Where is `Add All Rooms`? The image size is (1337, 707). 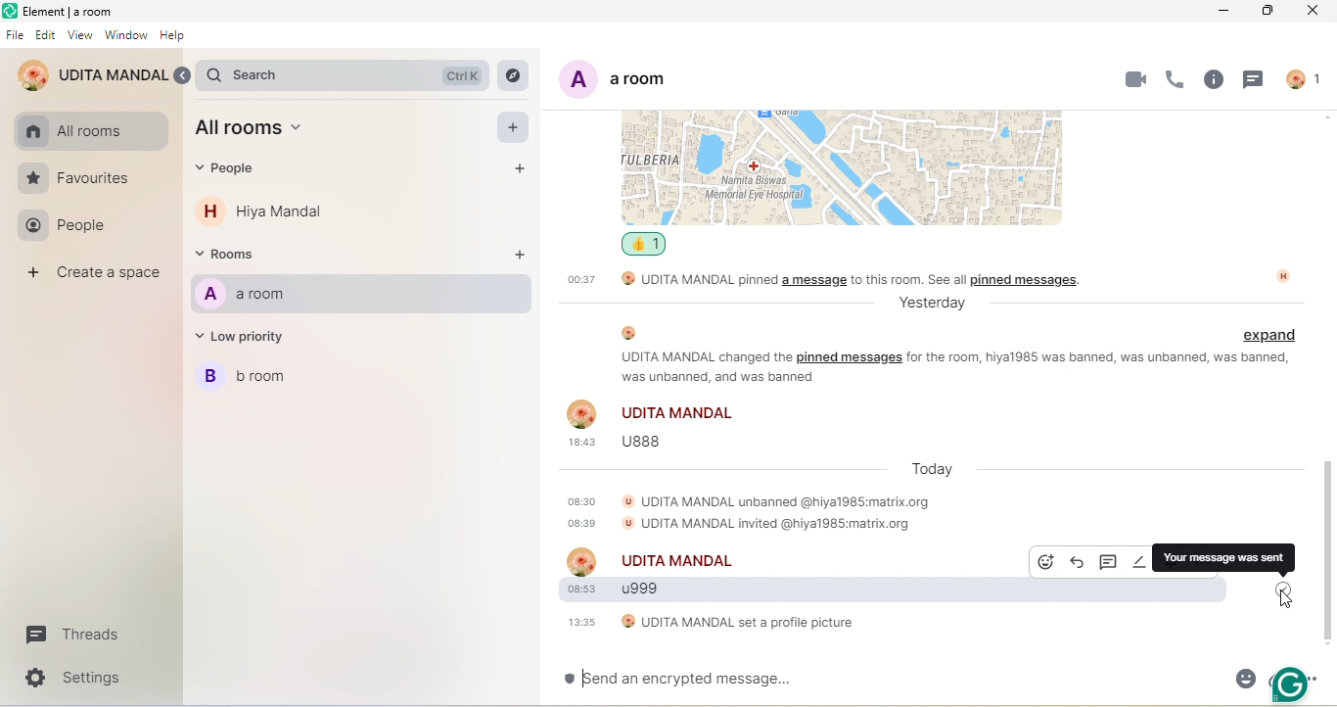 Add All Rooms is located at coordinates (516, 129).